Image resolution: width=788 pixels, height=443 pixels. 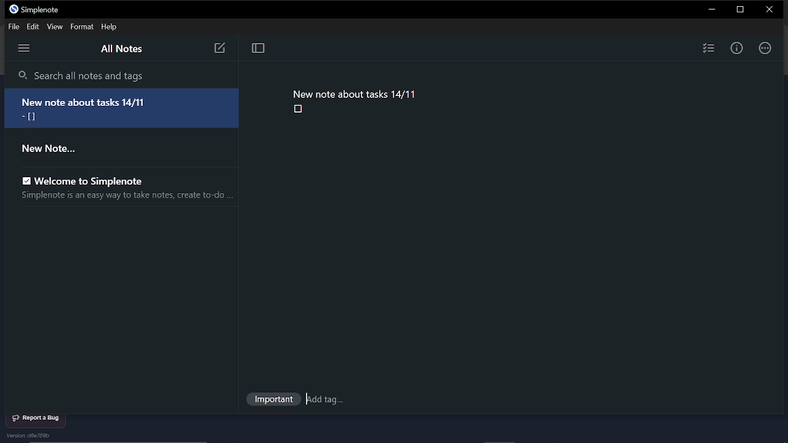 I want to click on New note about tasks 14/11, so click(x=355, y=93).